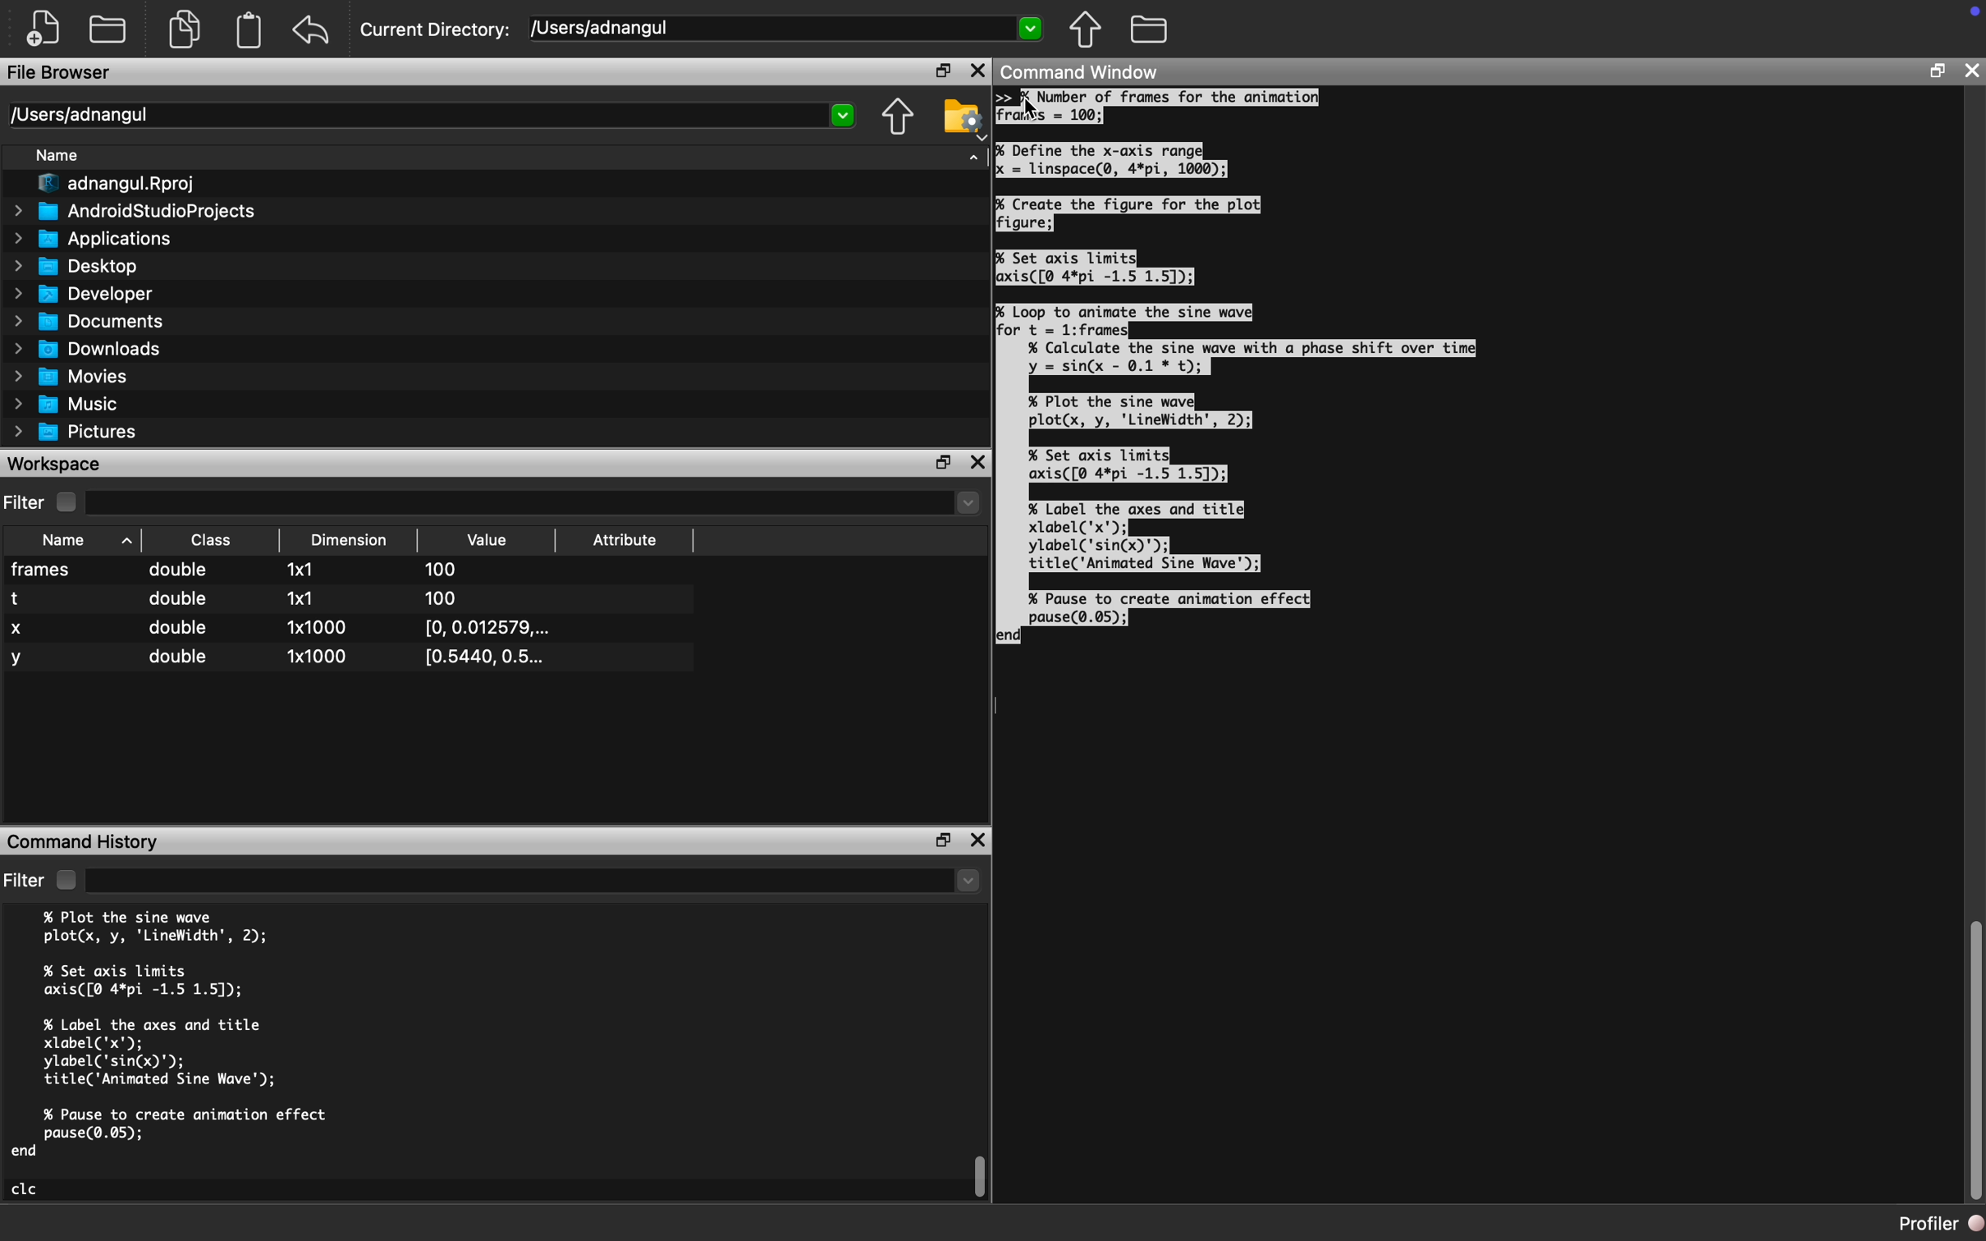 The width and height of the screenshot is (1986, 1241). I want to click on  Number of frames for the animation)Fras = 100;, so click(1169, 108).